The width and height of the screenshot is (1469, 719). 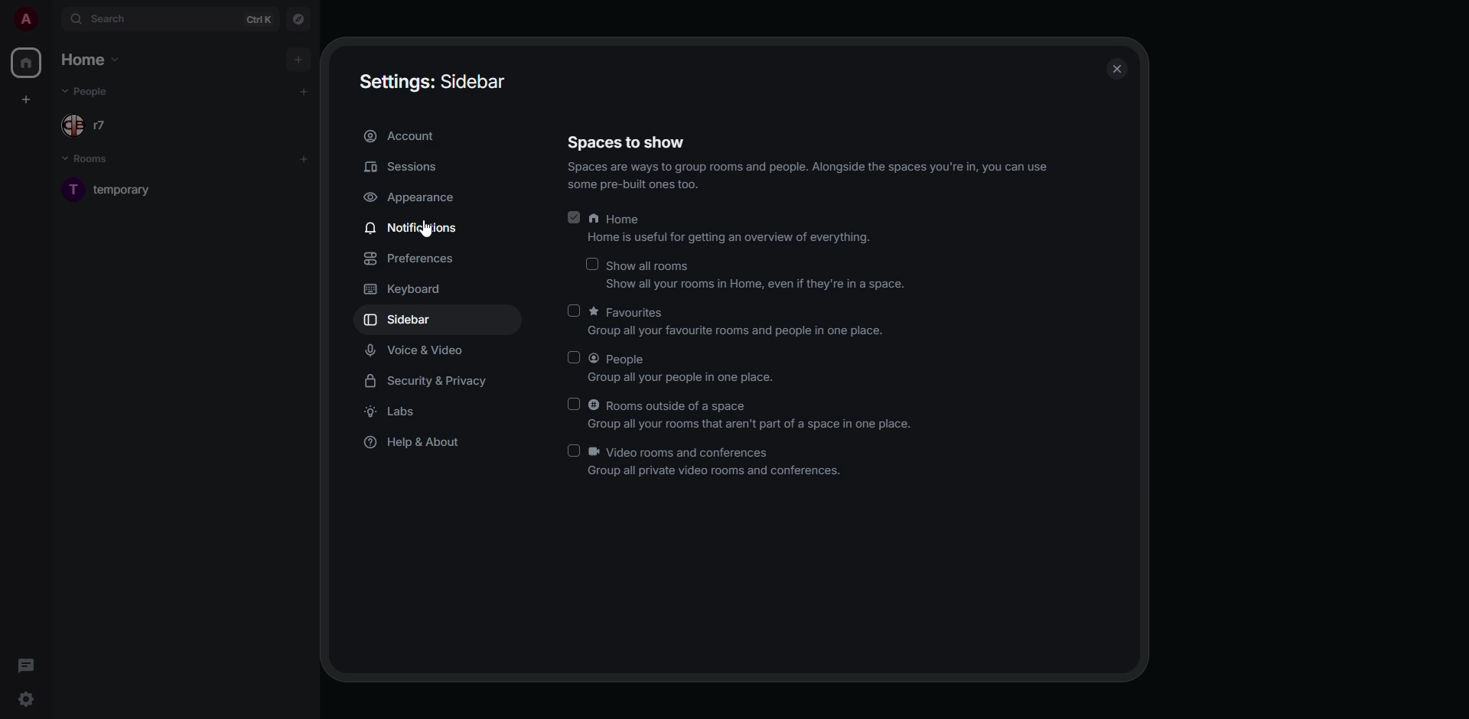 What do you see at coordinates (715, 462) in the screenshot?
I see `video rooms and conferences` at bounding box center [715, 462].